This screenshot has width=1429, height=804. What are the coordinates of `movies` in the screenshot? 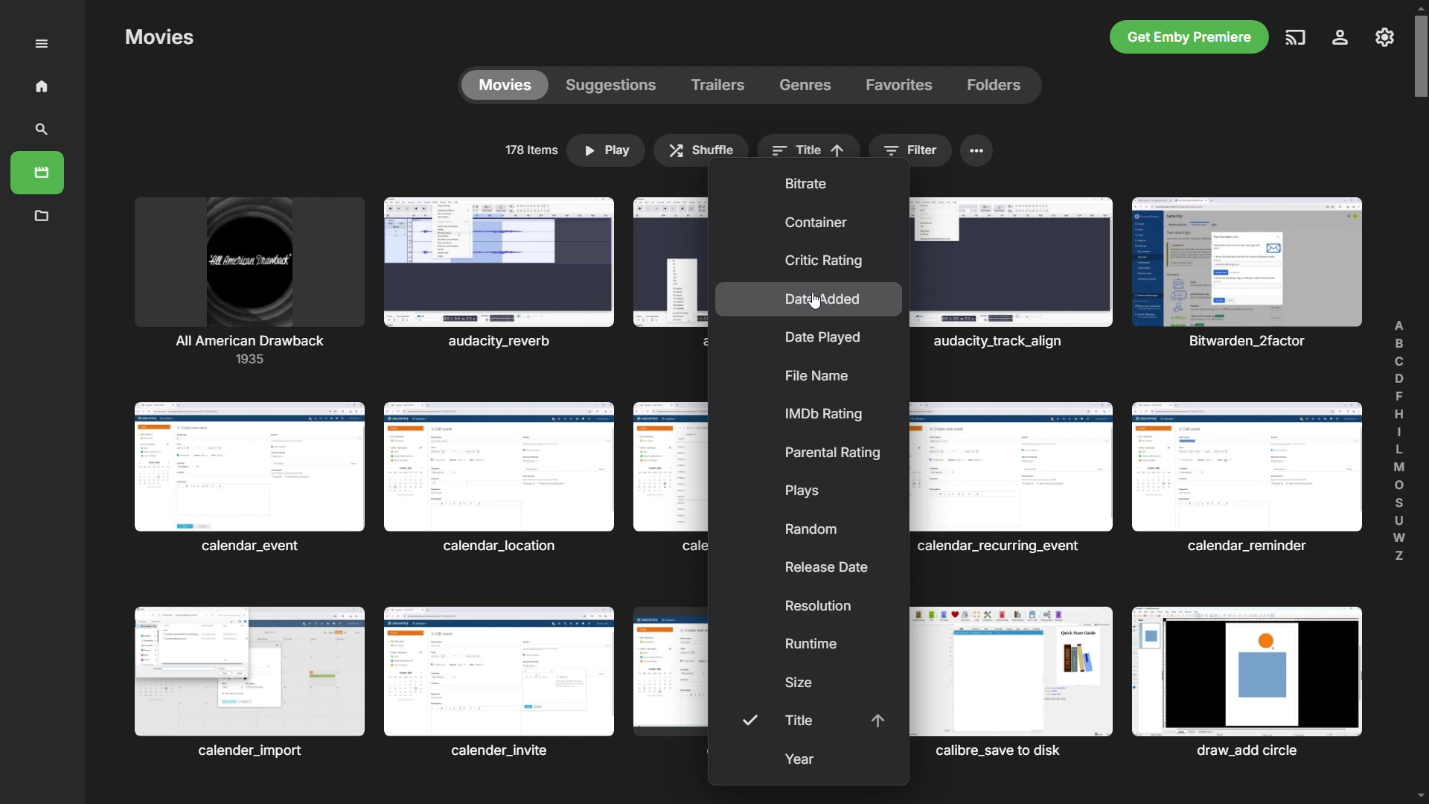 It's located at (247, 281).